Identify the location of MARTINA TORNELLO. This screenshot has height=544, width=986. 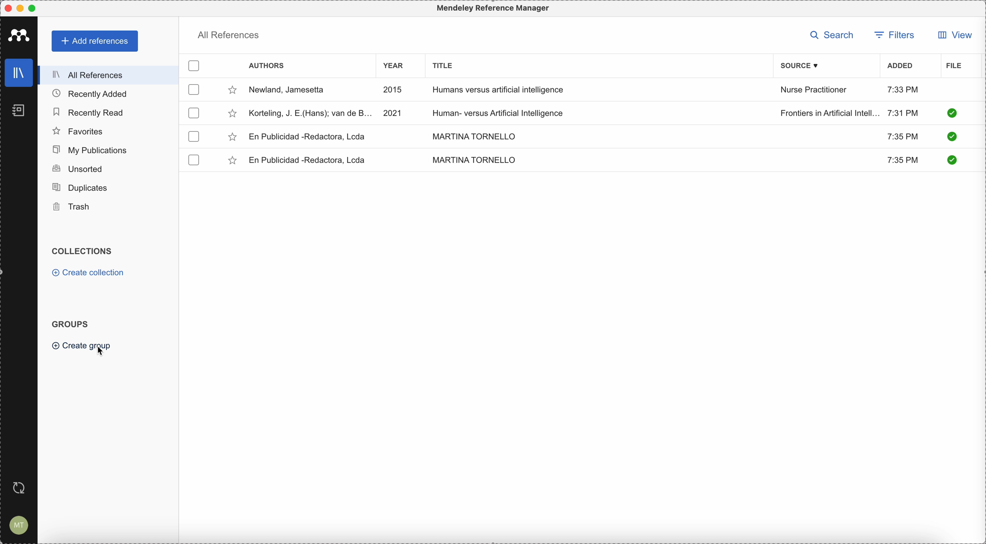
(474, 160).